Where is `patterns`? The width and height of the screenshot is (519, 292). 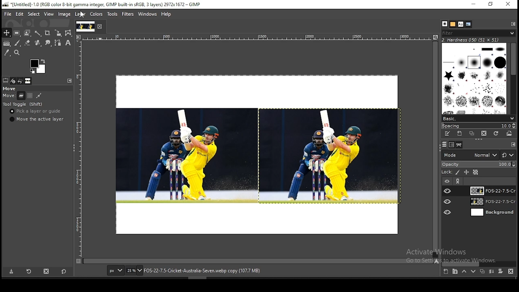
patterns is located at coordinates (453, 24).